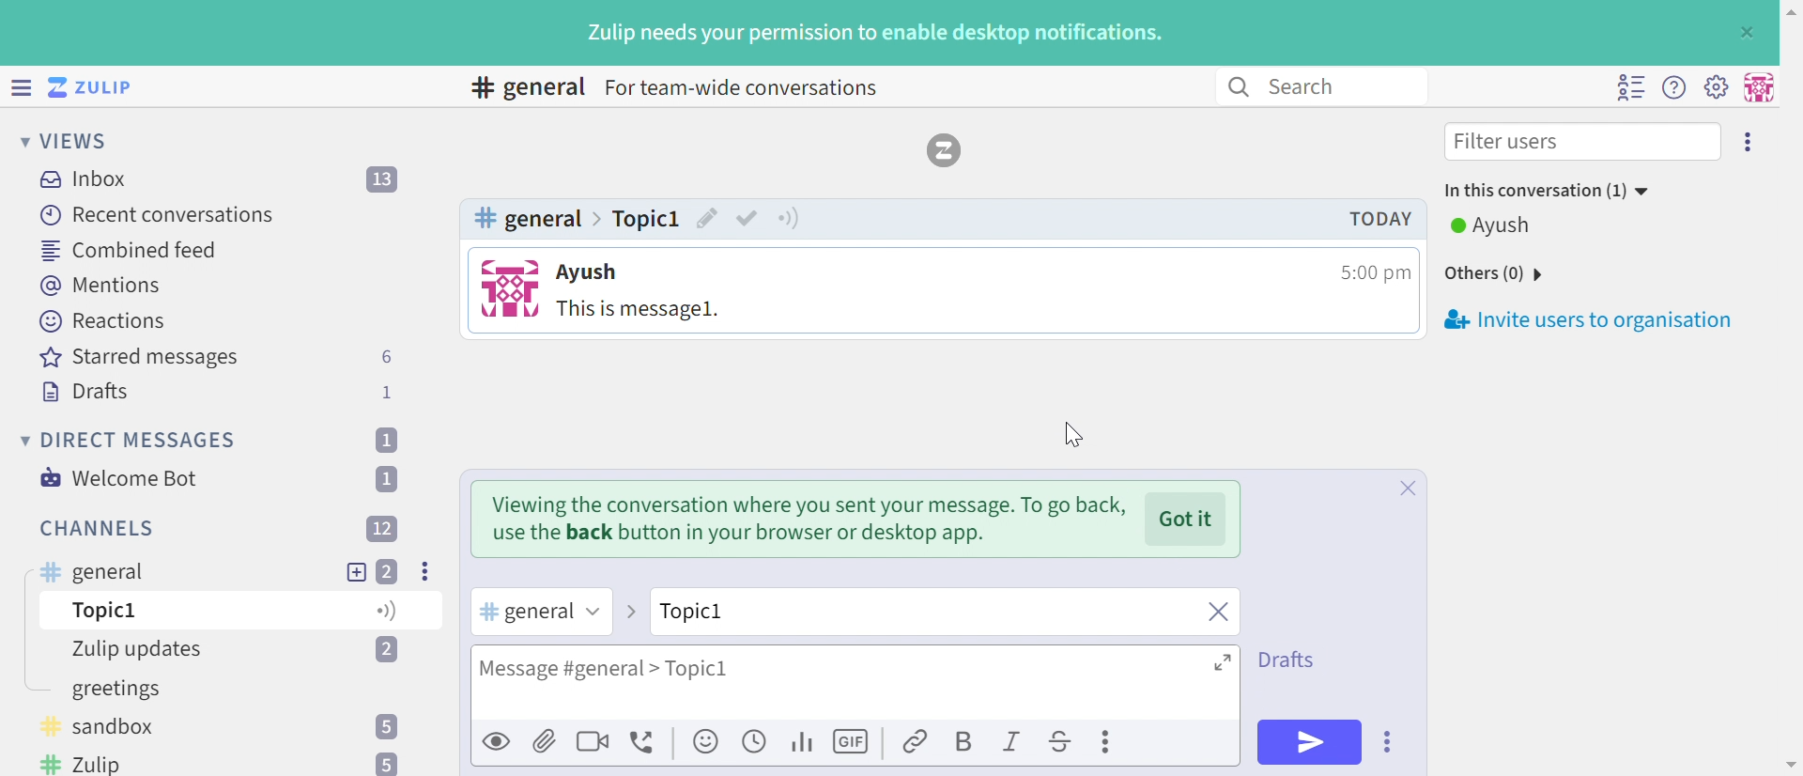 The height and width of the screenshot is (776, 1803). Describe the element at coordinates (91, 573) in the screenshot. I see `general` at that location.